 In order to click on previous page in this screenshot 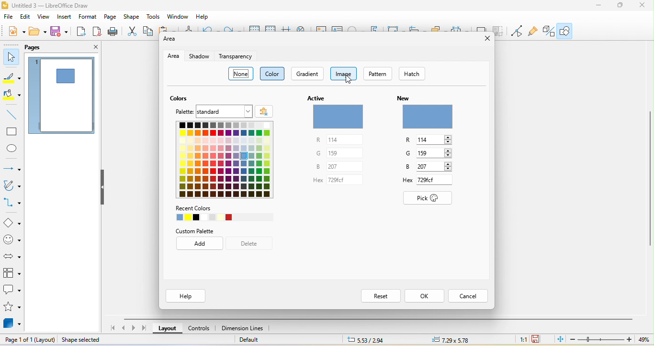, I will do `click(124, 328)`.